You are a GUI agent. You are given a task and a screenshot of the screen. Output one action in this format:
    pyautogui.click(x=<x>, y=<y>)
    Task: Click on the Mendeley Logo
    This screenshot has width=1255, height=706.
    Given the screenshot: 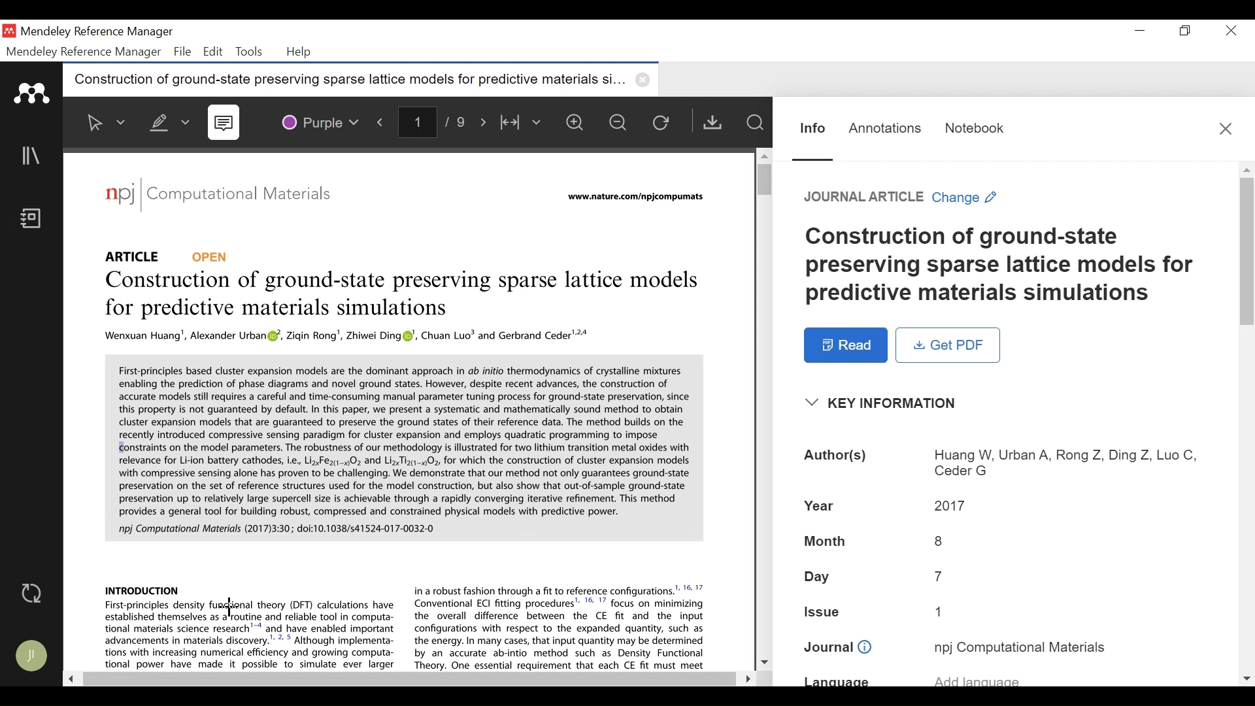 What is the action you would take?
    pyautogui.click(x=33, y=93)
    